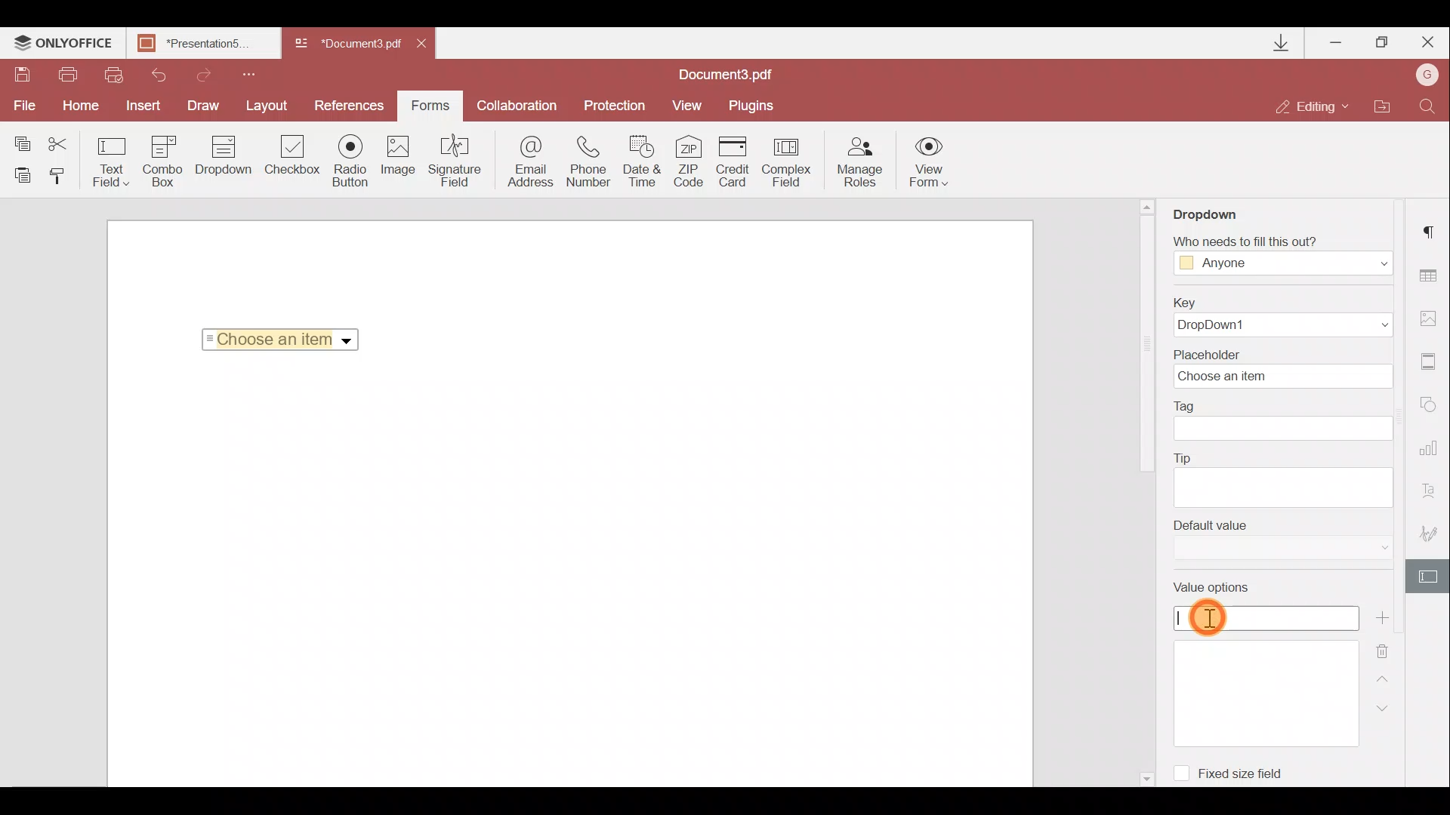 The width and height of the screenshot is (1450, 815). I want to click on Document3.pdf, so click(744, 74).